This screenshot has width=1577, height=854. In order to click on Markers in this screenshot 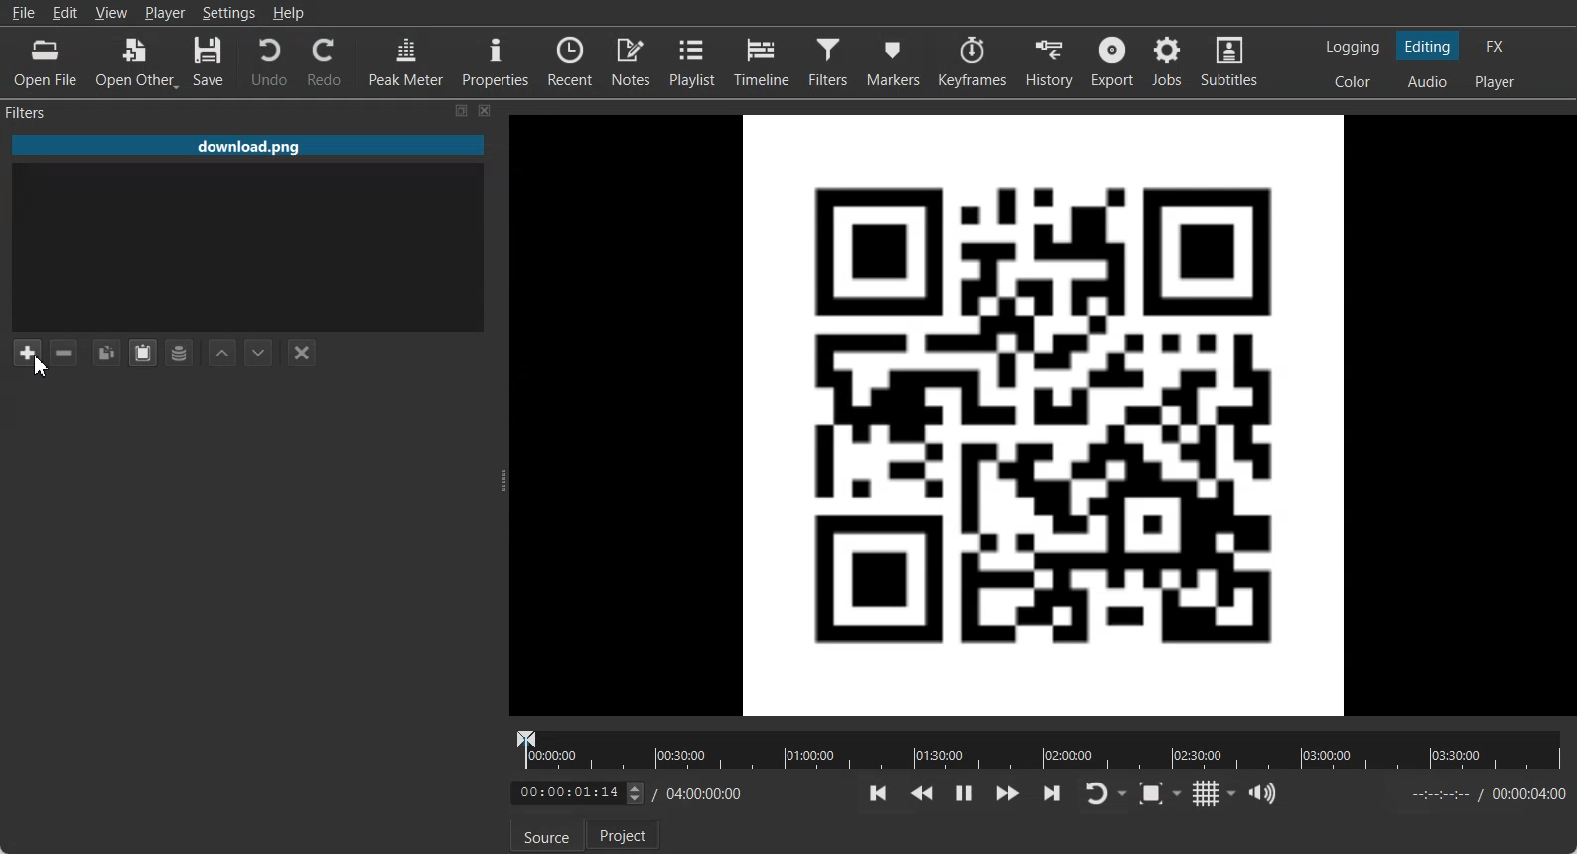, I will do `click(895, 61)`.